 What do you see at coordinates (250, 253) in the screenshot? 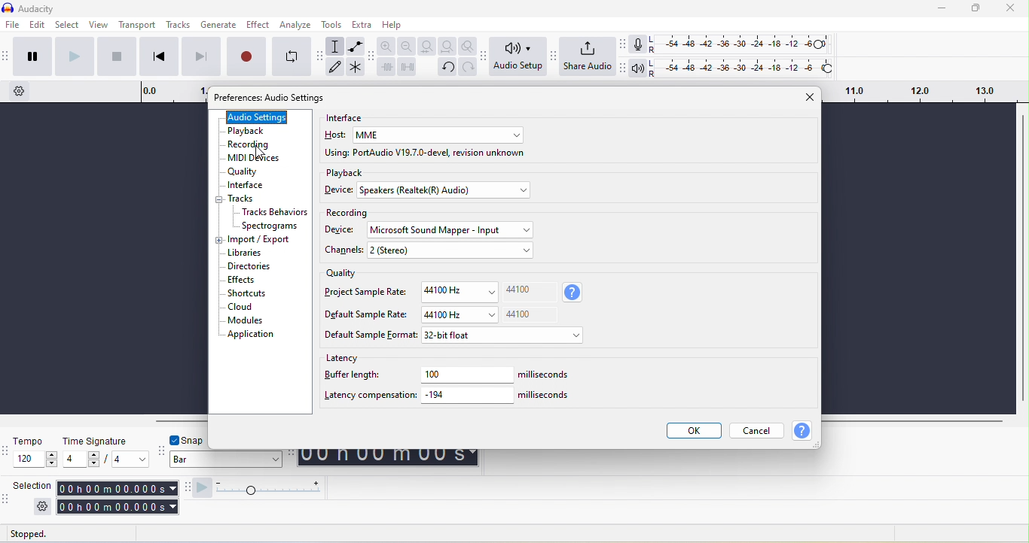
I see `libraries` at bounding box center [250, 253].